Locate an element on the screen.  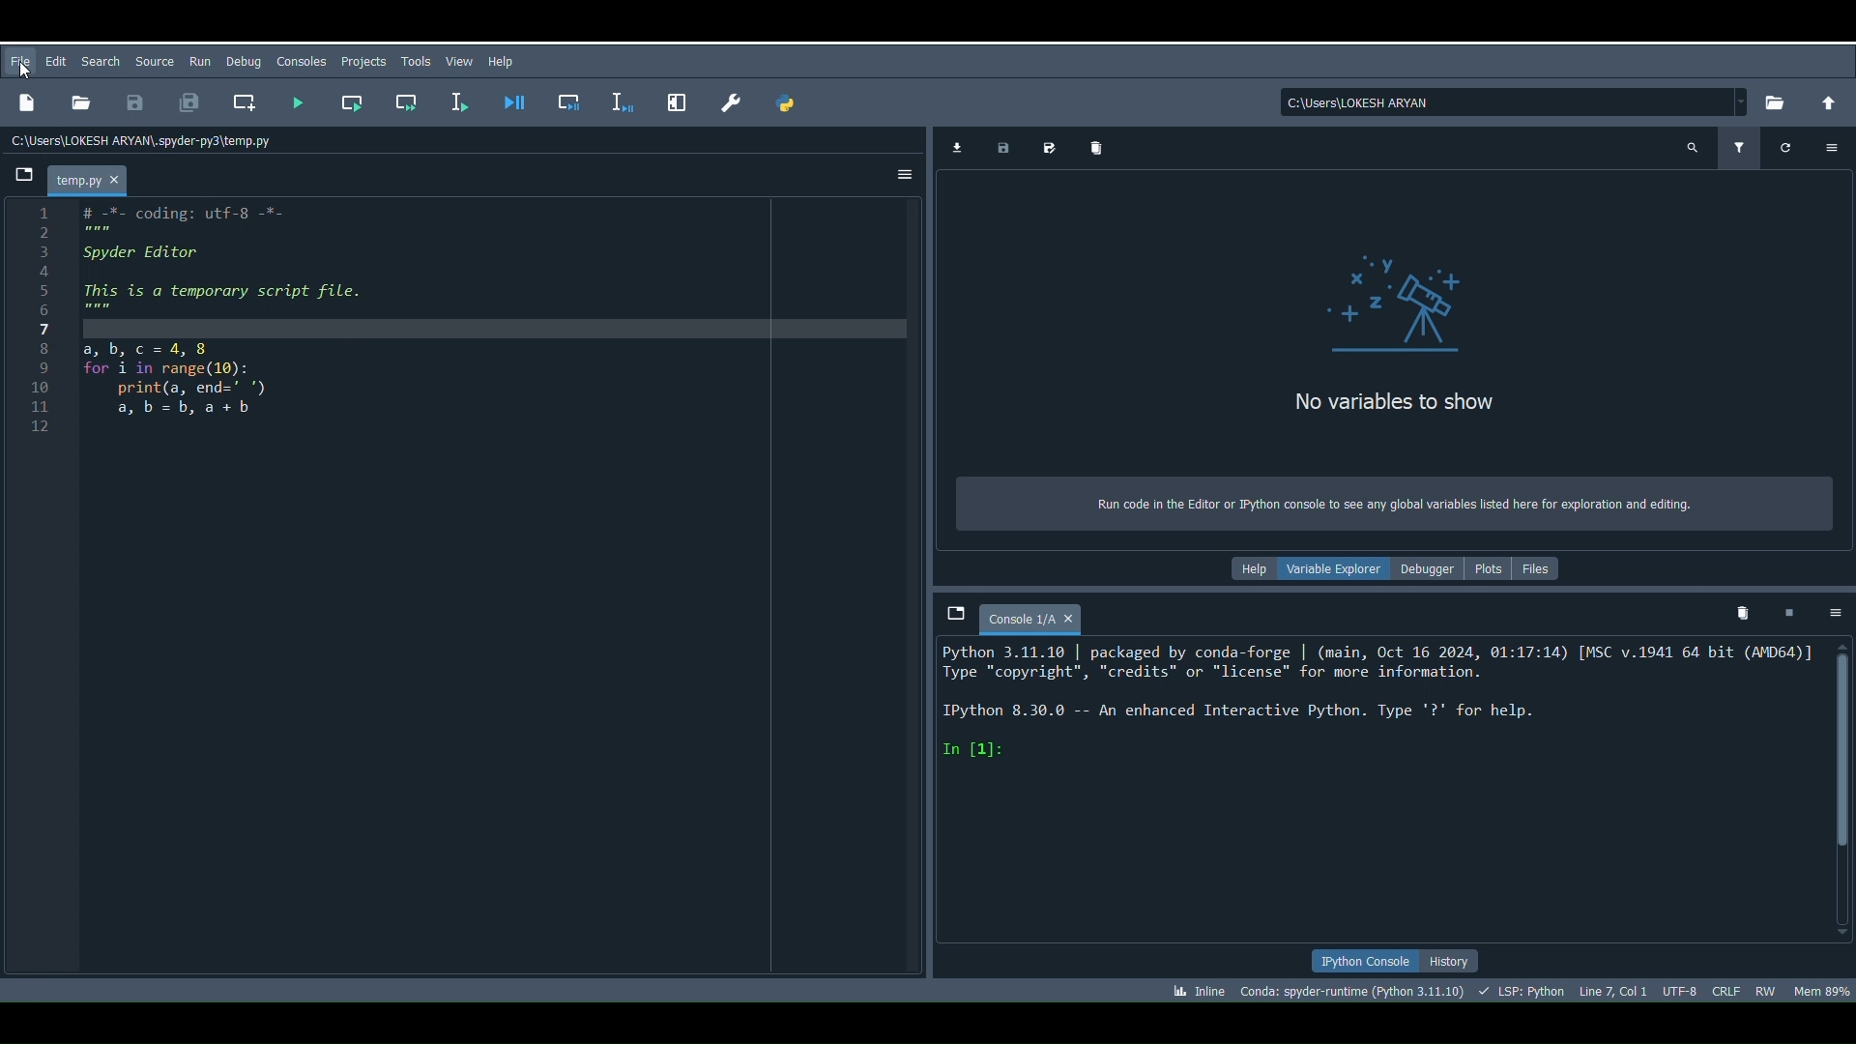
C:\Users\LOKESH ARYAN\.spyder-py3\temp.py is located at coordinates (152, 144).